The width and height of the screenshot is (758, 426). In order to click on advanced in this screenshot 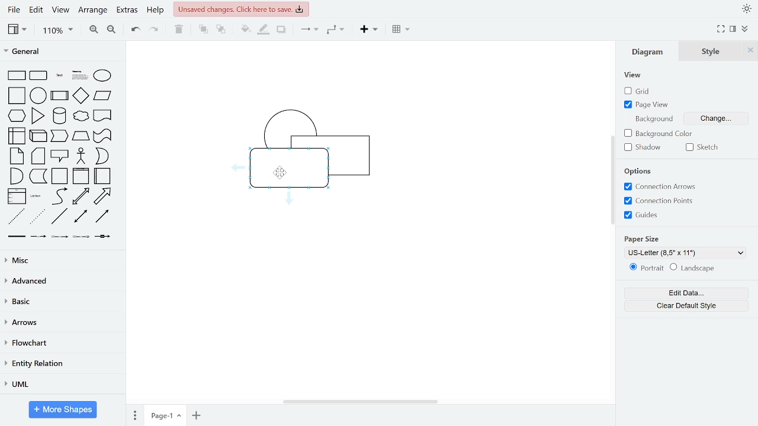, I will do `click(64, 279)`.